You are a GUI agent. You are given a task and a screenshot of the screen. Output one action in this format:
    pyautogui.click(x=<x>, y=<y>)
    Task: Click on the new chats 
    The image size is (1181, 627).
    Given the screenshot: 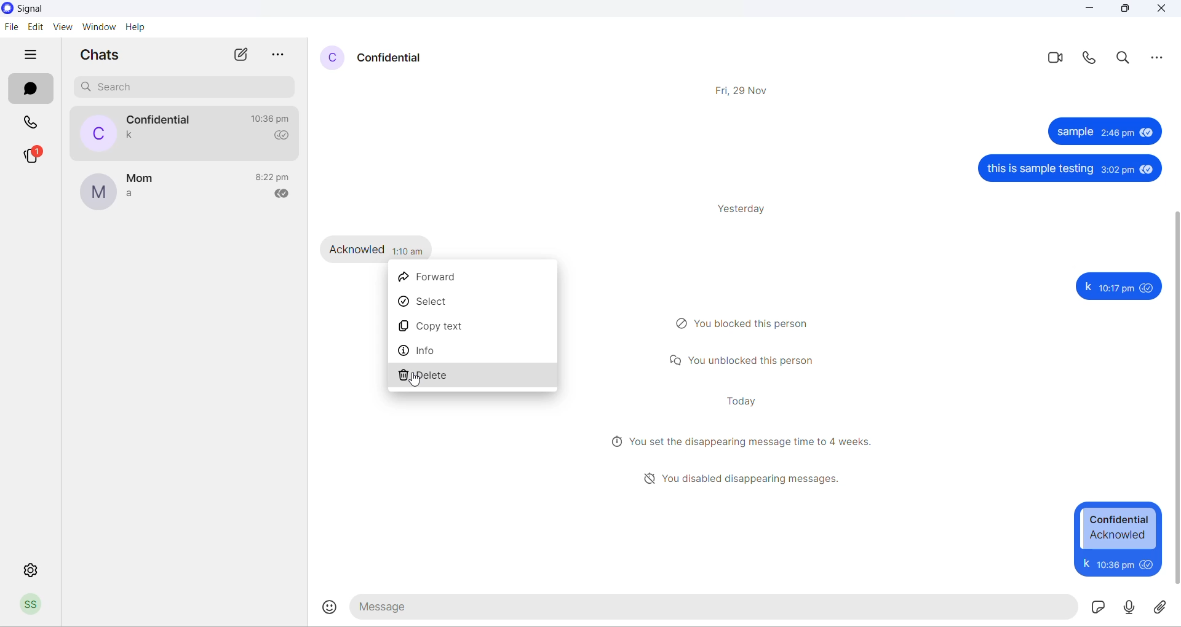 What is the action you would take?
    pyautogui.click(x=241, y=55)
    